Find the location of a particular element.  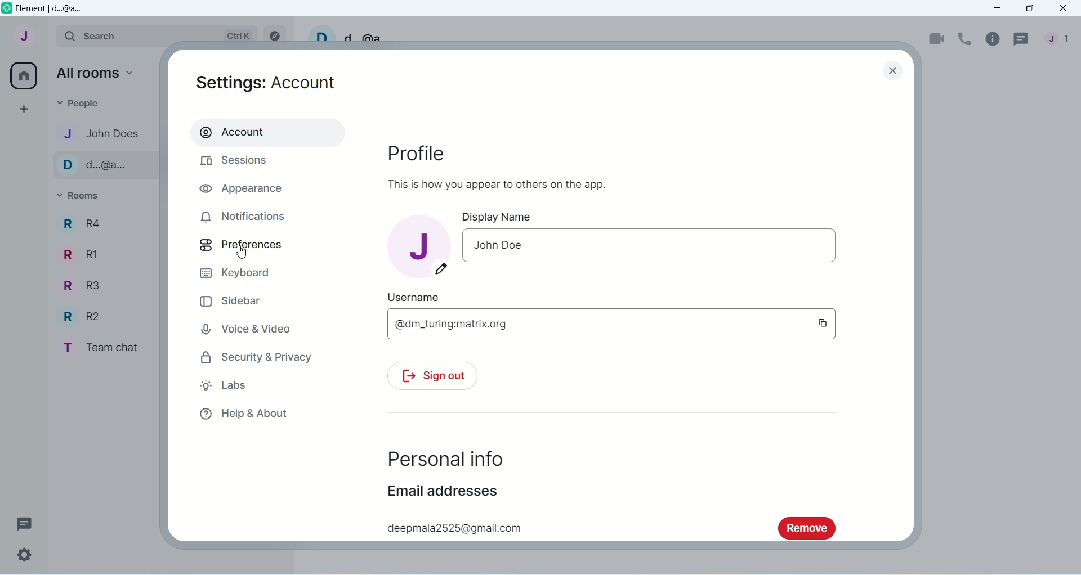

Minimize is located at coordinates (999, 8).